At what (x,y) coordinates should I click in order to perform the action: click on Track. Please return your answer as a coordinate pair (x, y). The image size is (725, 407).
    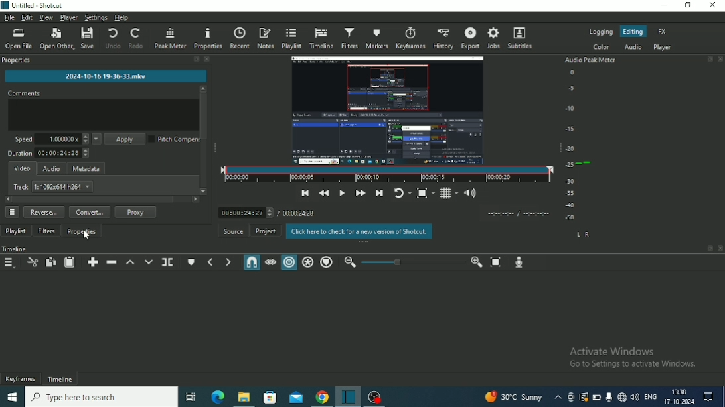
    Looking at the image, I should click on (55, 186).